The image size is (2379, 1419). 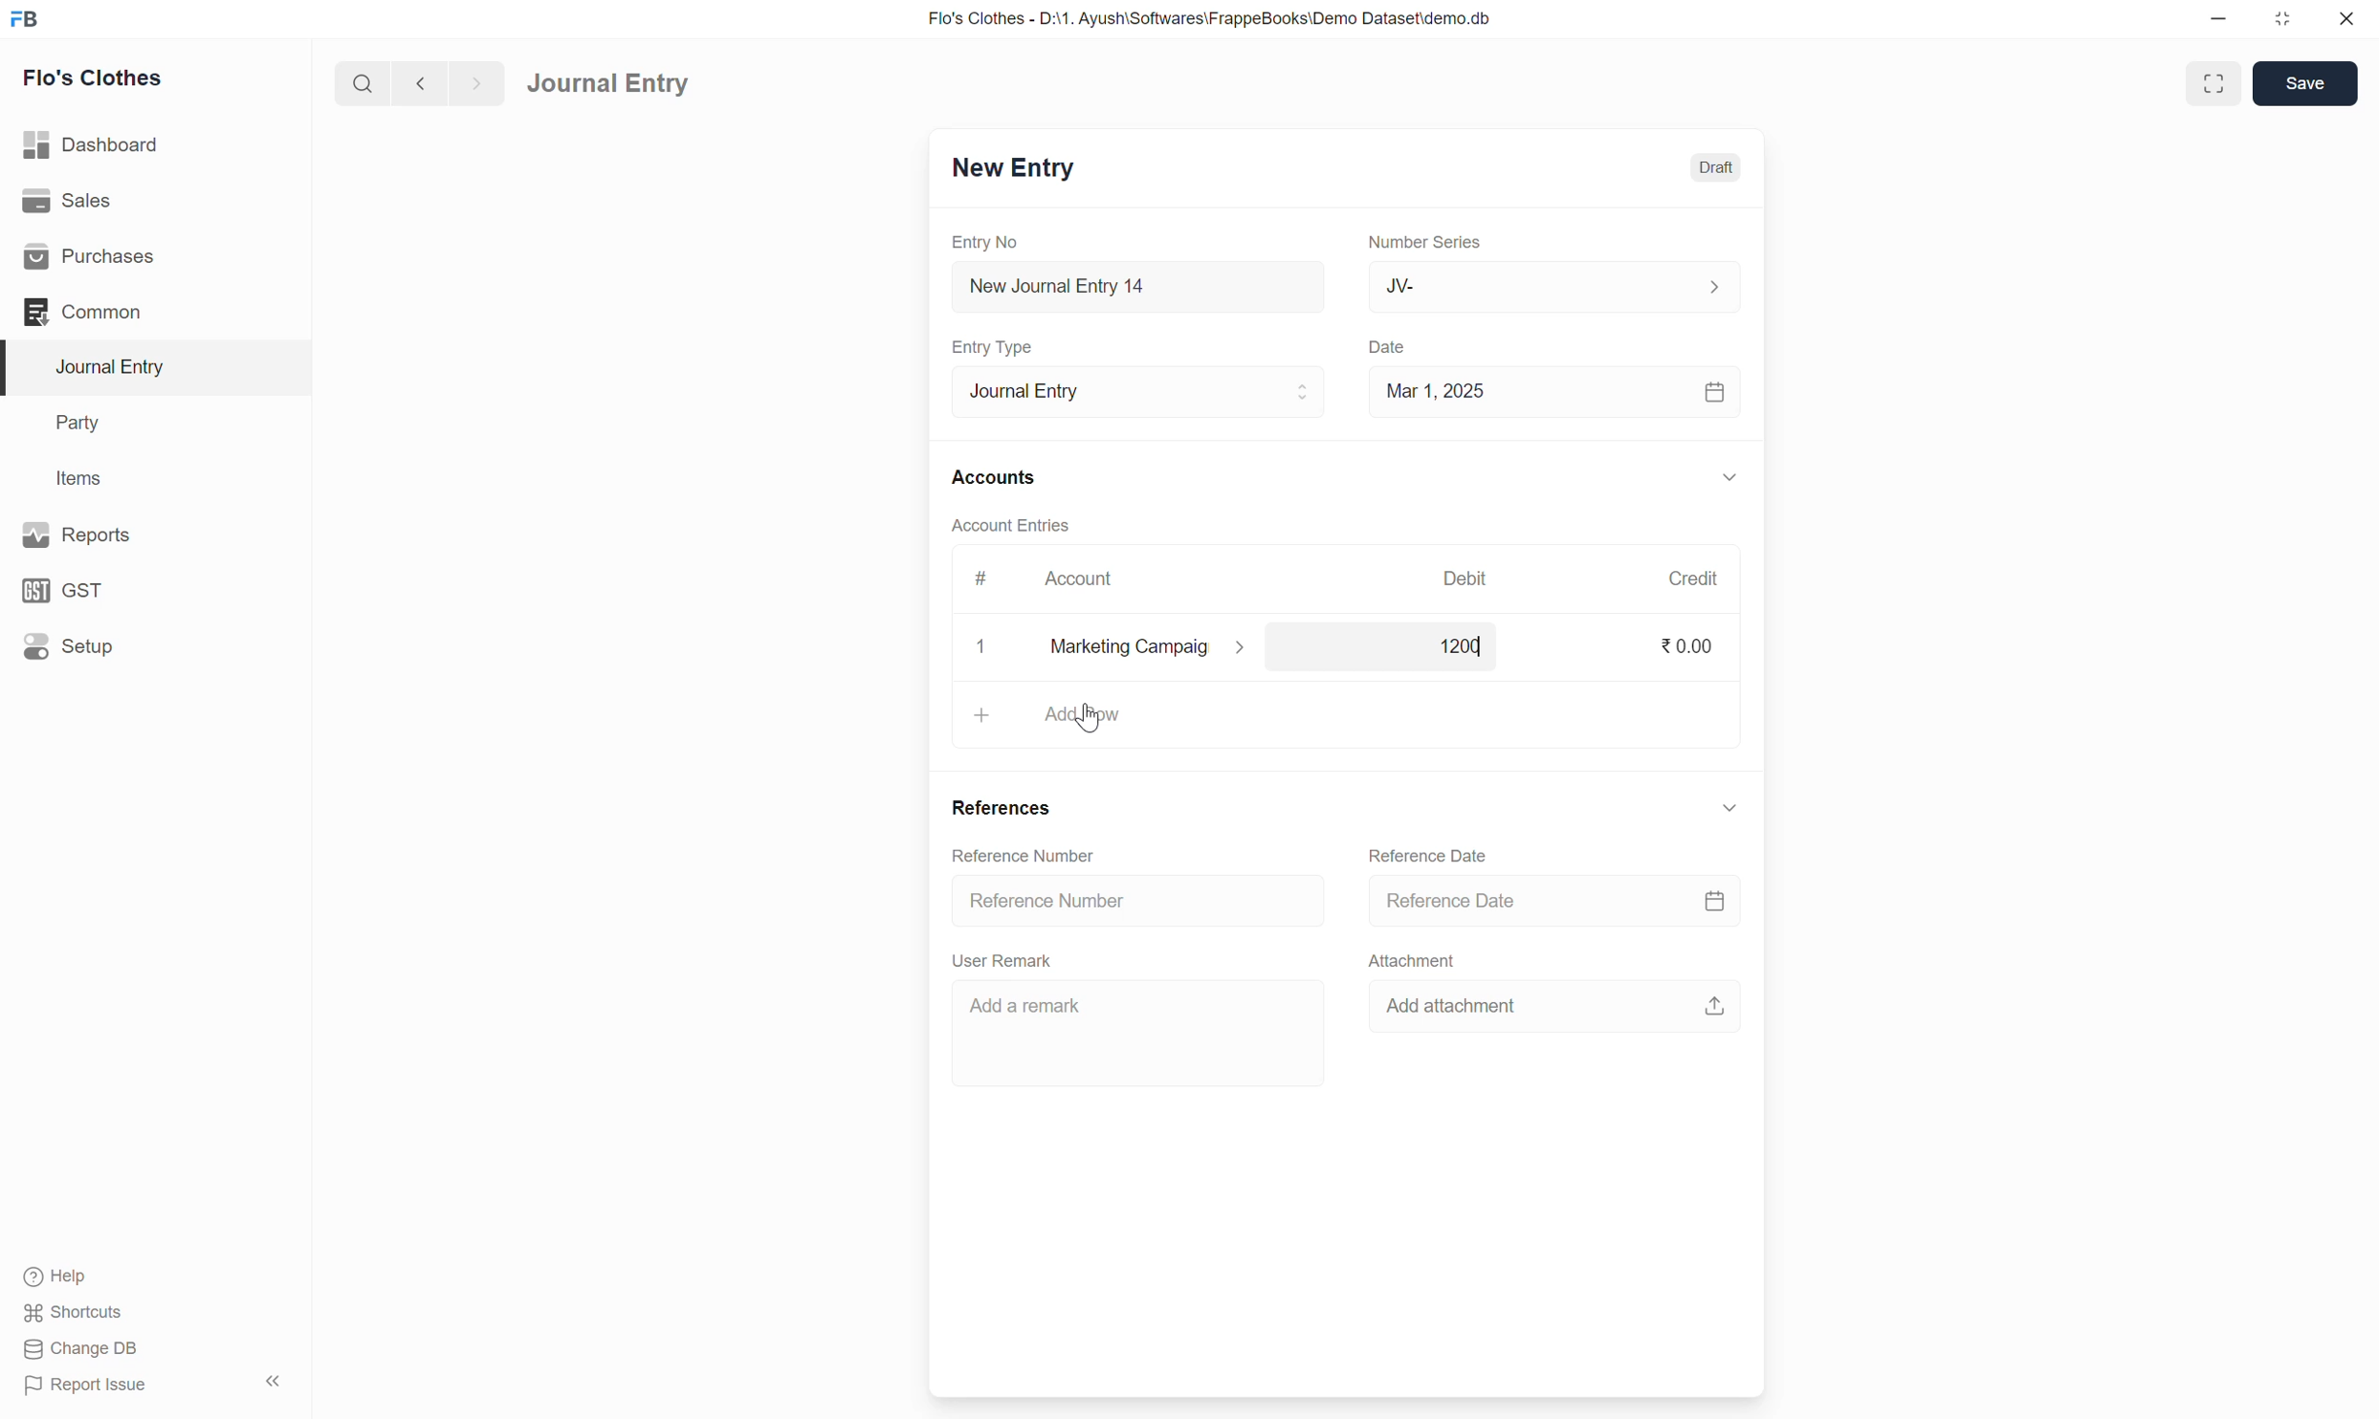 What do you see at coordinates (1048, 899) in the screenshot?
I see `Reference Number` at bounding box center [1048, 899].